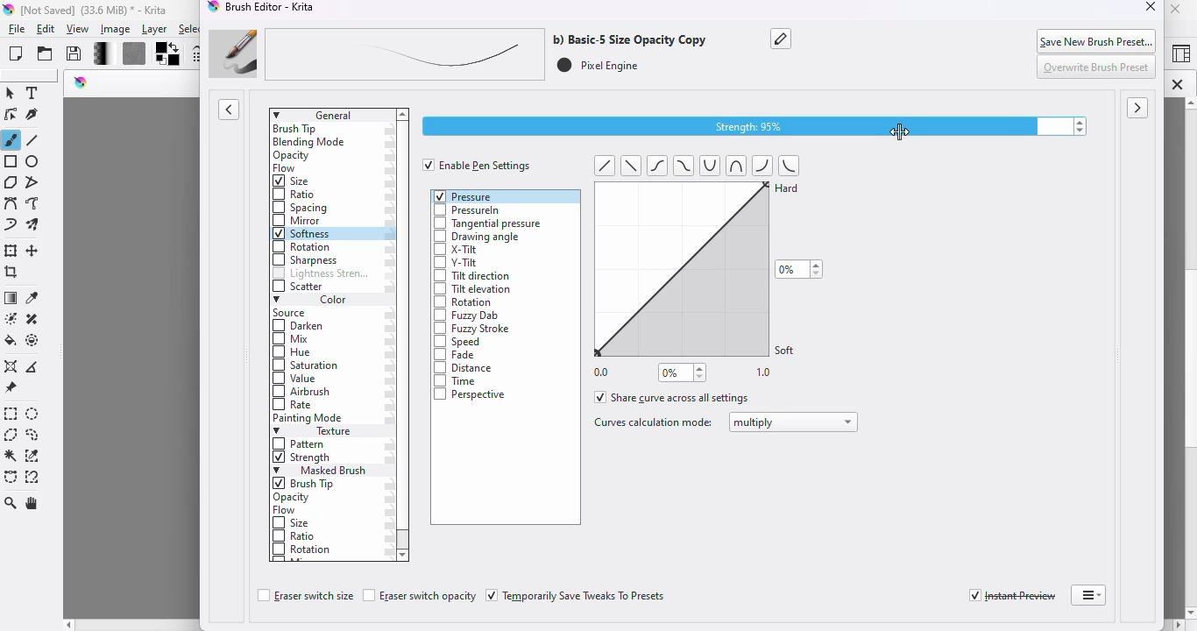 The width and height of the screenshot is (1197, 631). Describe the element at coordinates (33, 162) in the screenshot. I see `ellipse tool` at that location.